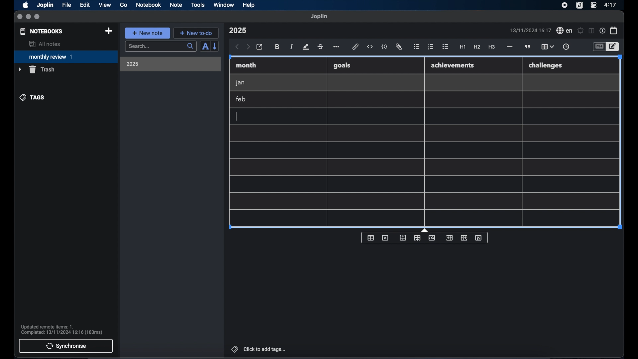 The image size is (638, 359). What do you see at coordinates (449, 238) in the screenshot?
I see `insert column before` at bounding box center [449, 238].